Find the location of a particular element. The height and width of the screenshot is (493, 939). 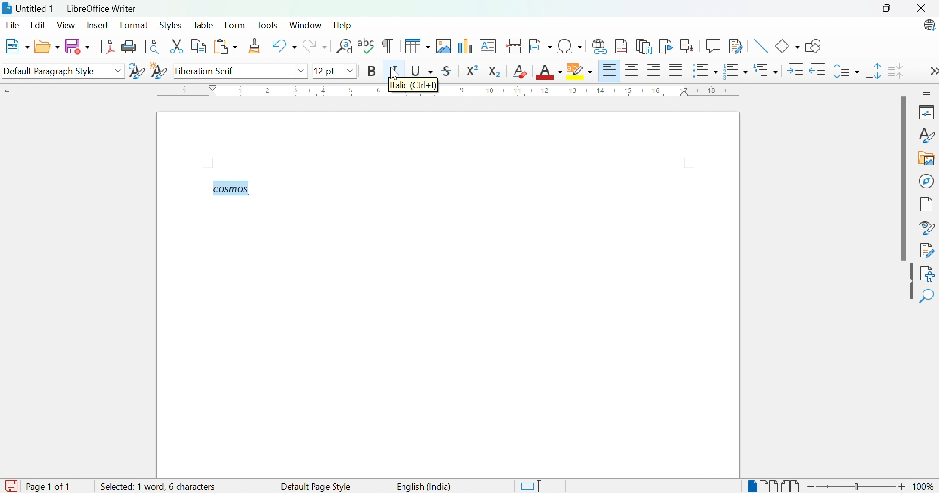

Insert endnote is located at coordinates (645, 47).